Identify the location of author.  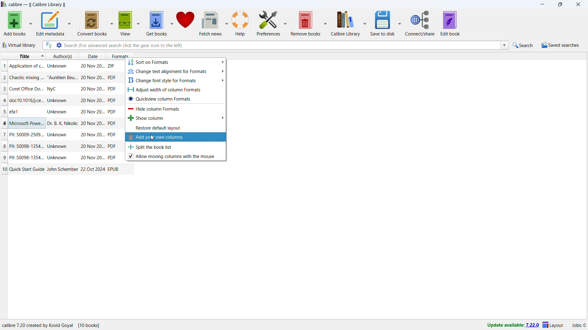
(59, 135).